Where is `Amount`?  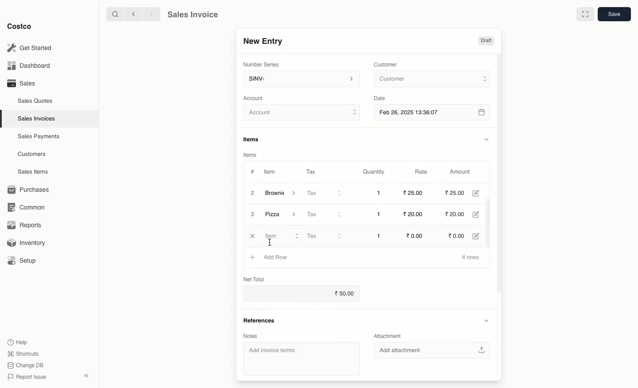
Amount is located at coordinates (463, 172).